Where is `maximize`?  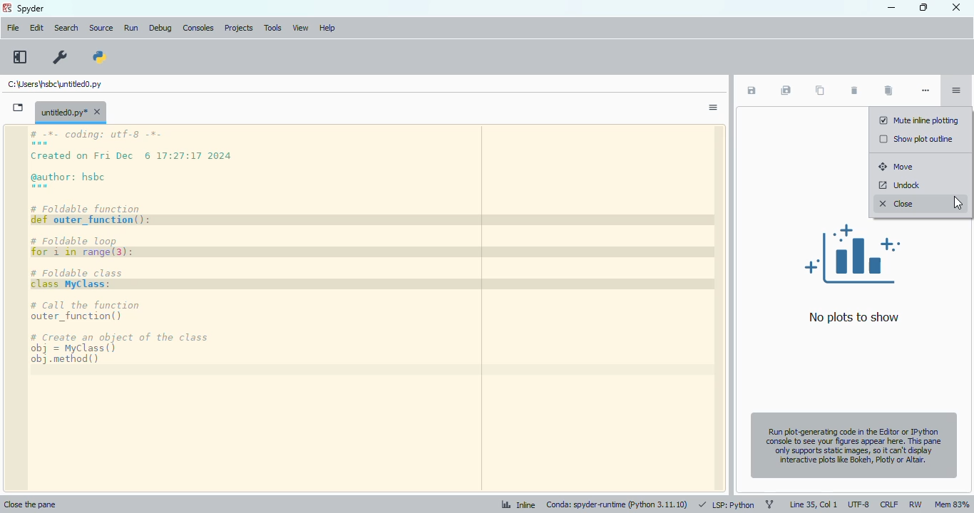 maximize is located at coordinates (923, 7).